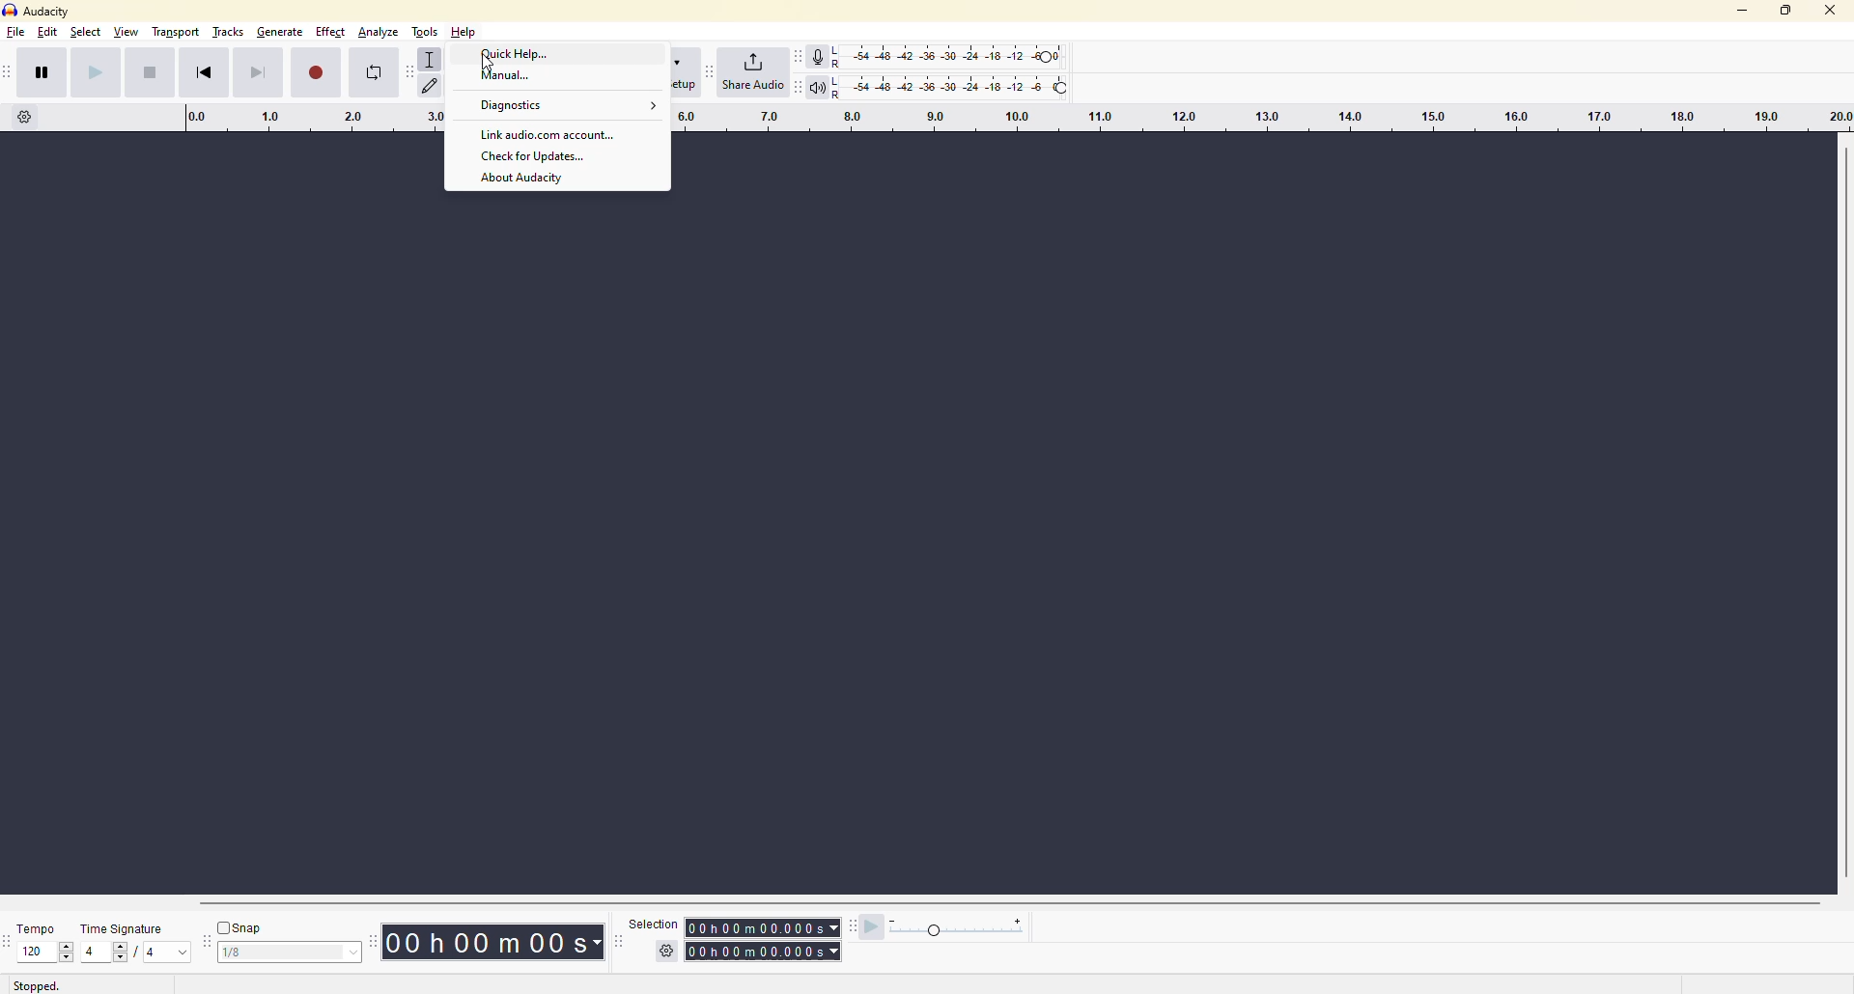 The width and height of the screenshot is (1854, 994). What do you see at coordinates (1010, 899) in the screenshot?
I see `horizontal scrollbar` at bounding box center [1010, 899].